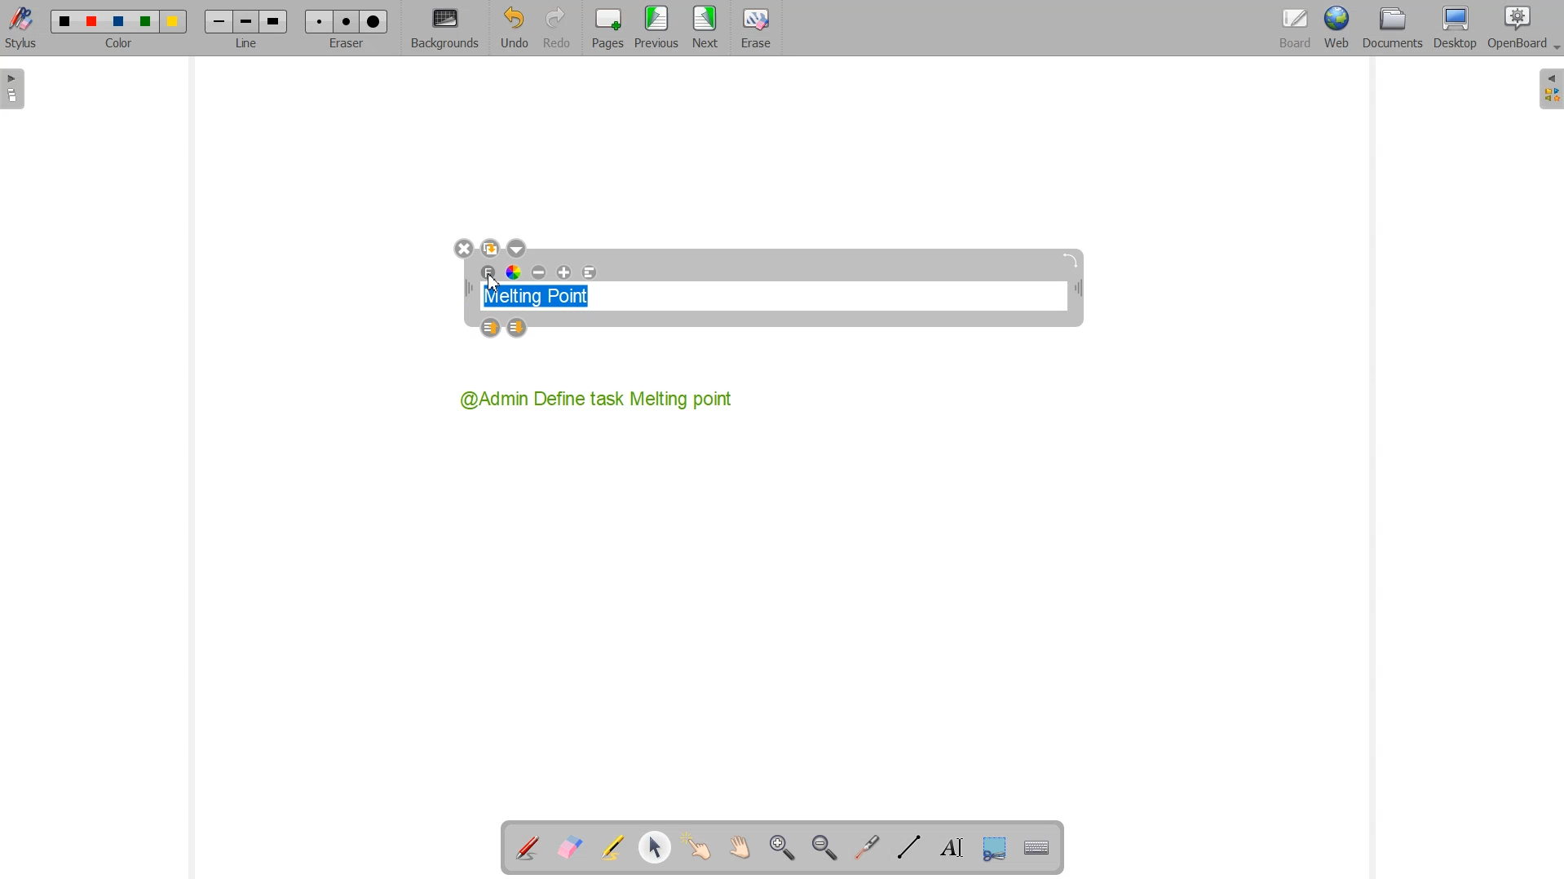 Image resolution: width=1564 pixels, height=879 pixels. What do you see at coordinates (992, 846) in the screenshot?
I see `Capture part of the screen` at bounding box center [992, 846].